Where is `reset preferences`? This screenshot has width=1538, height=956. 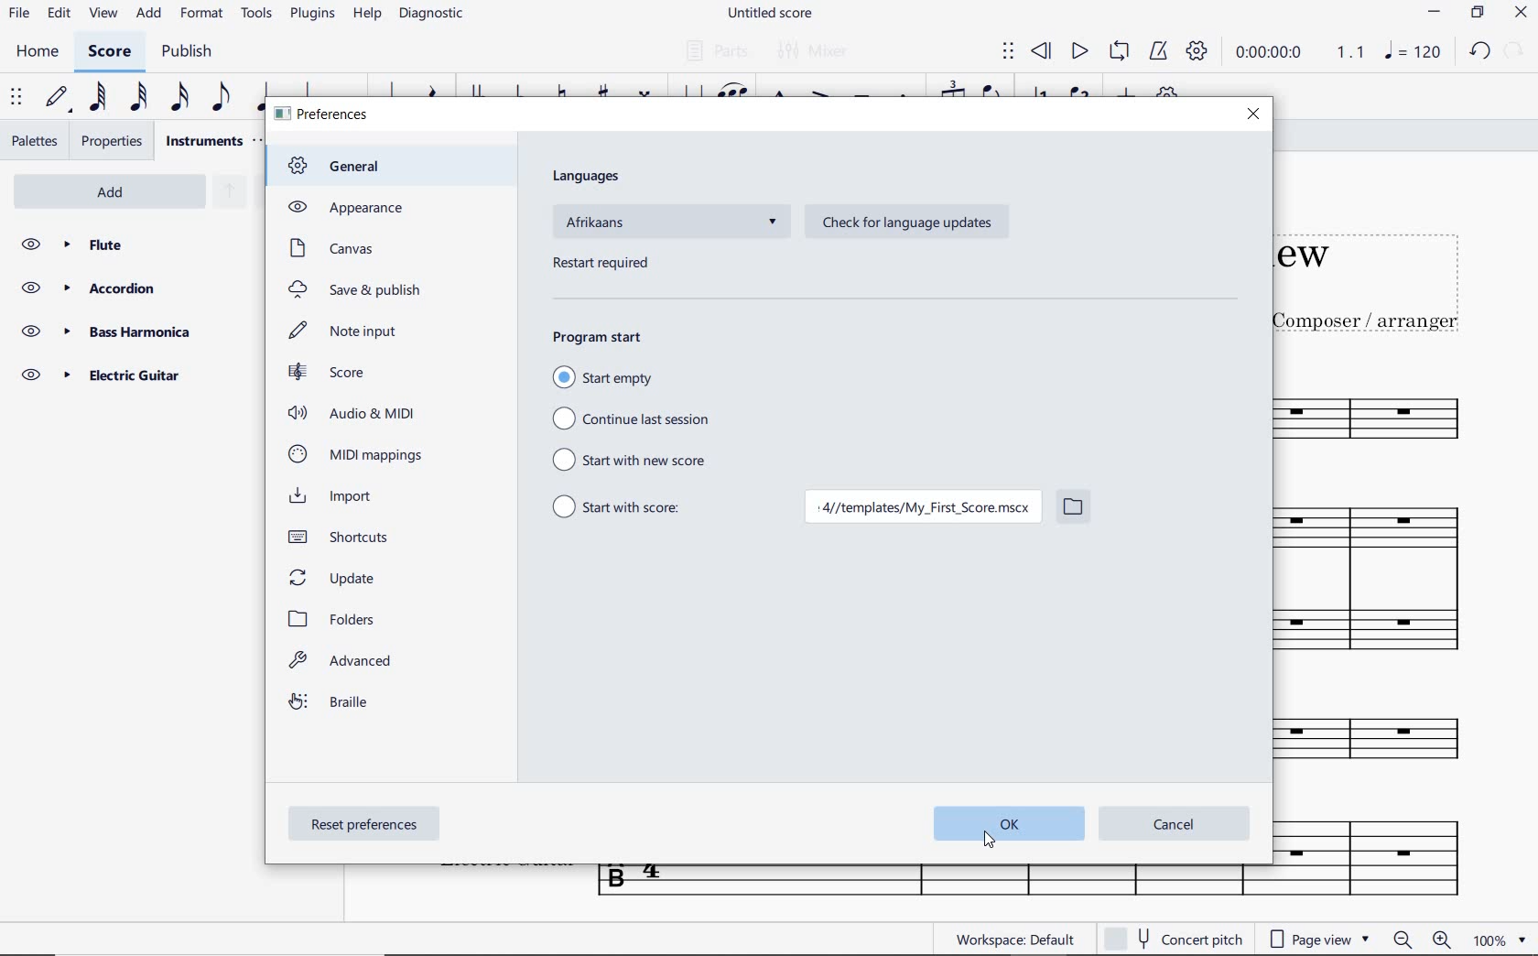 reset preferences is located at coordinates (367, 826).